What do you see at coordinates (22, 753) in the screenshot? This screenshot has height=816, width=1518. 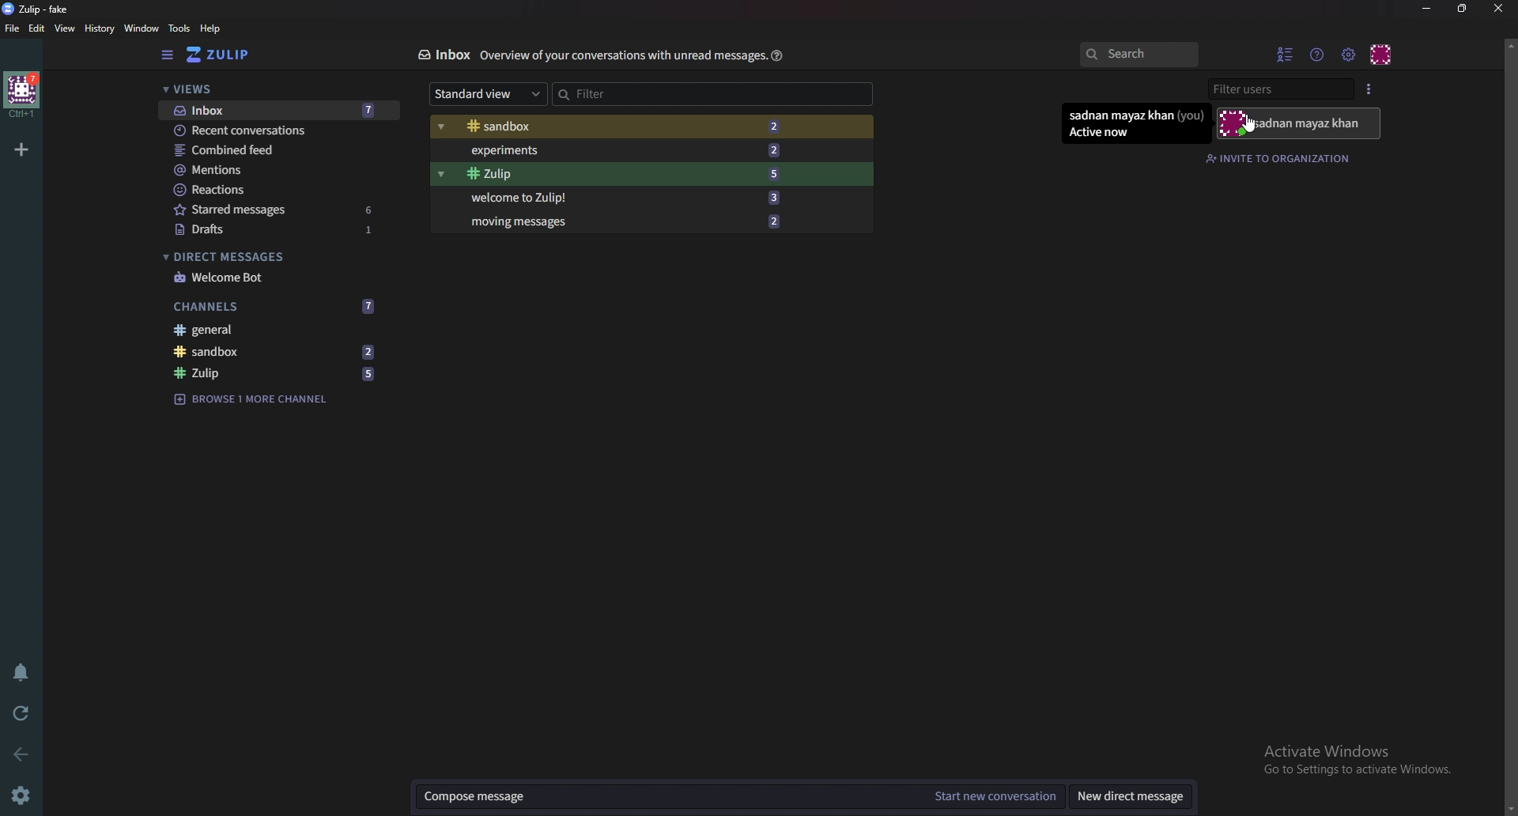 I see `back` at bounding box center [22, 753].